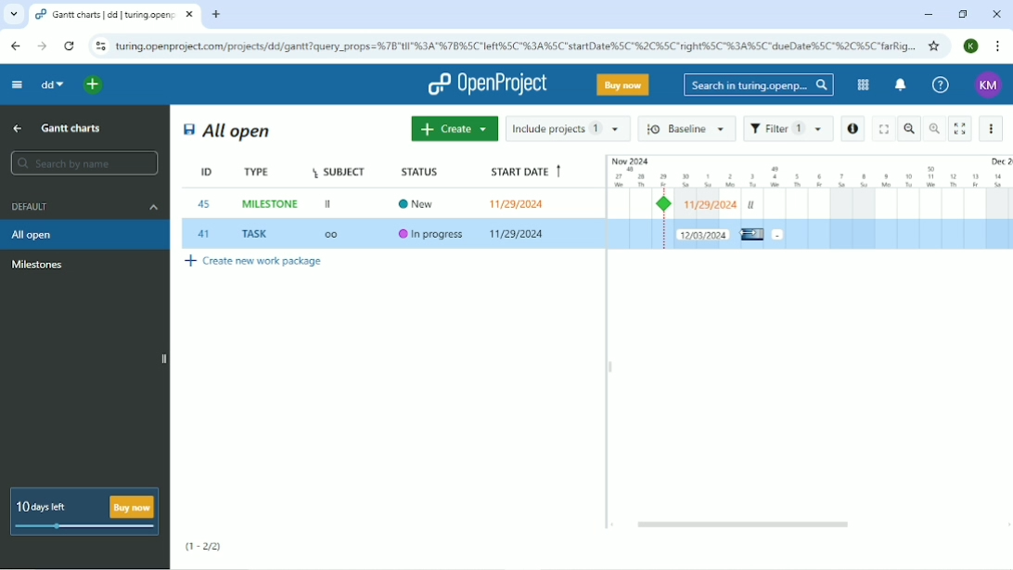  Describe the element at coordinates (751, 205) in the screenshot. I see `ll` at that location.